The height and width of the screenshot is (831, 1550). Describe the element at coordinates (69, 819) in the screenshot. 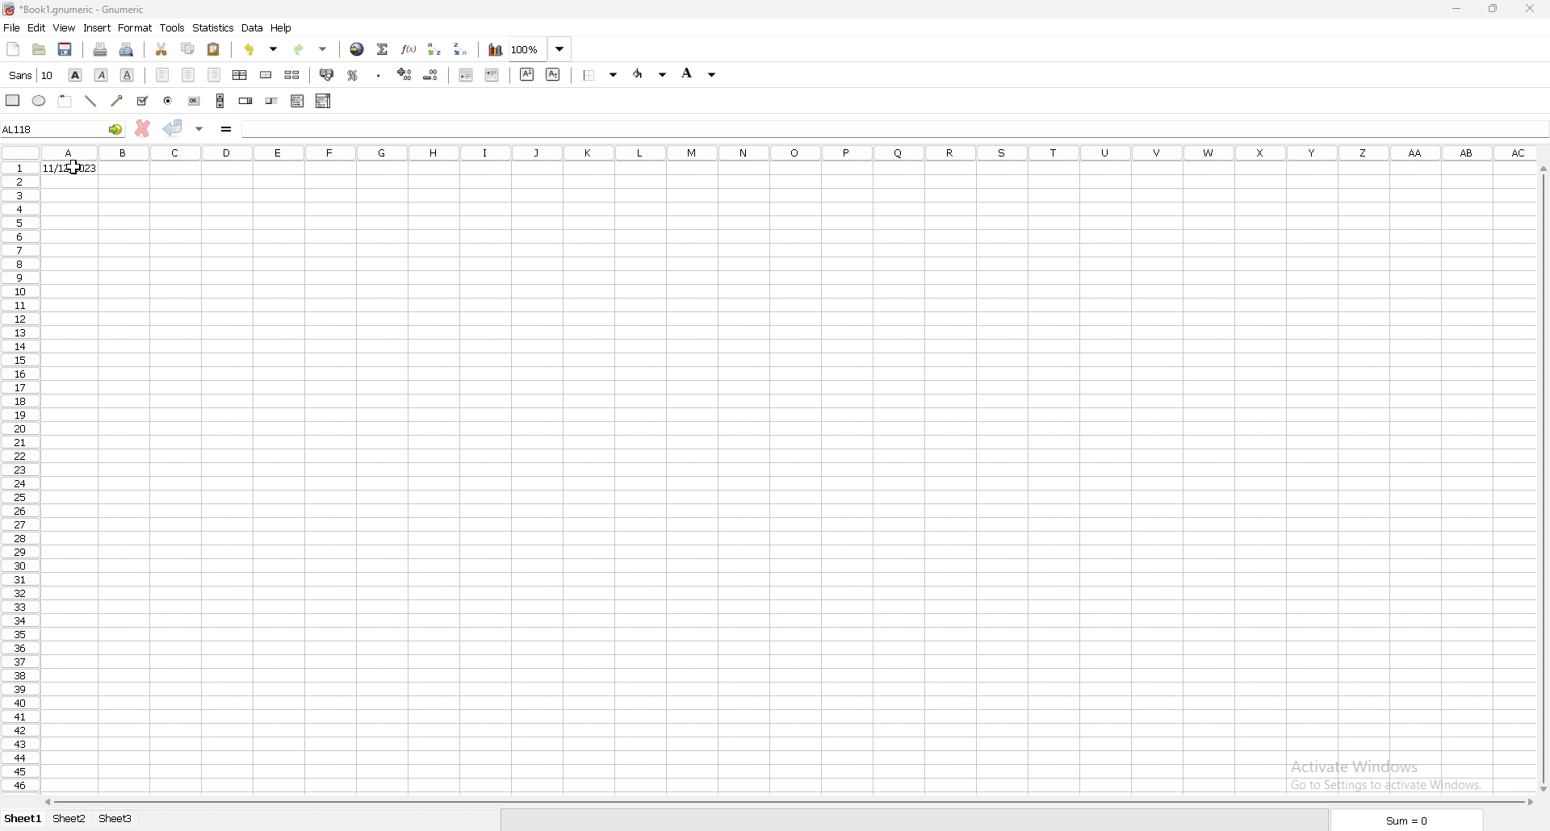

I see `sheet 2` at that location.